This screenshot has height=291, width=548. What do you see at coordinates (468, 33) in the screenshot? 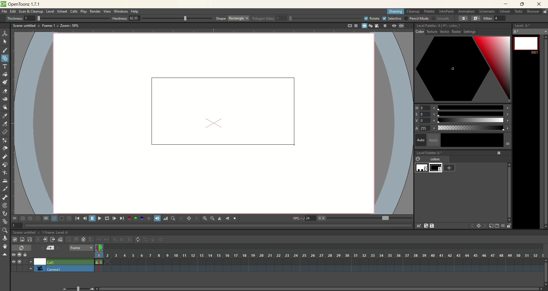
I see `Reset Setting` at bounding box center [468, 33].